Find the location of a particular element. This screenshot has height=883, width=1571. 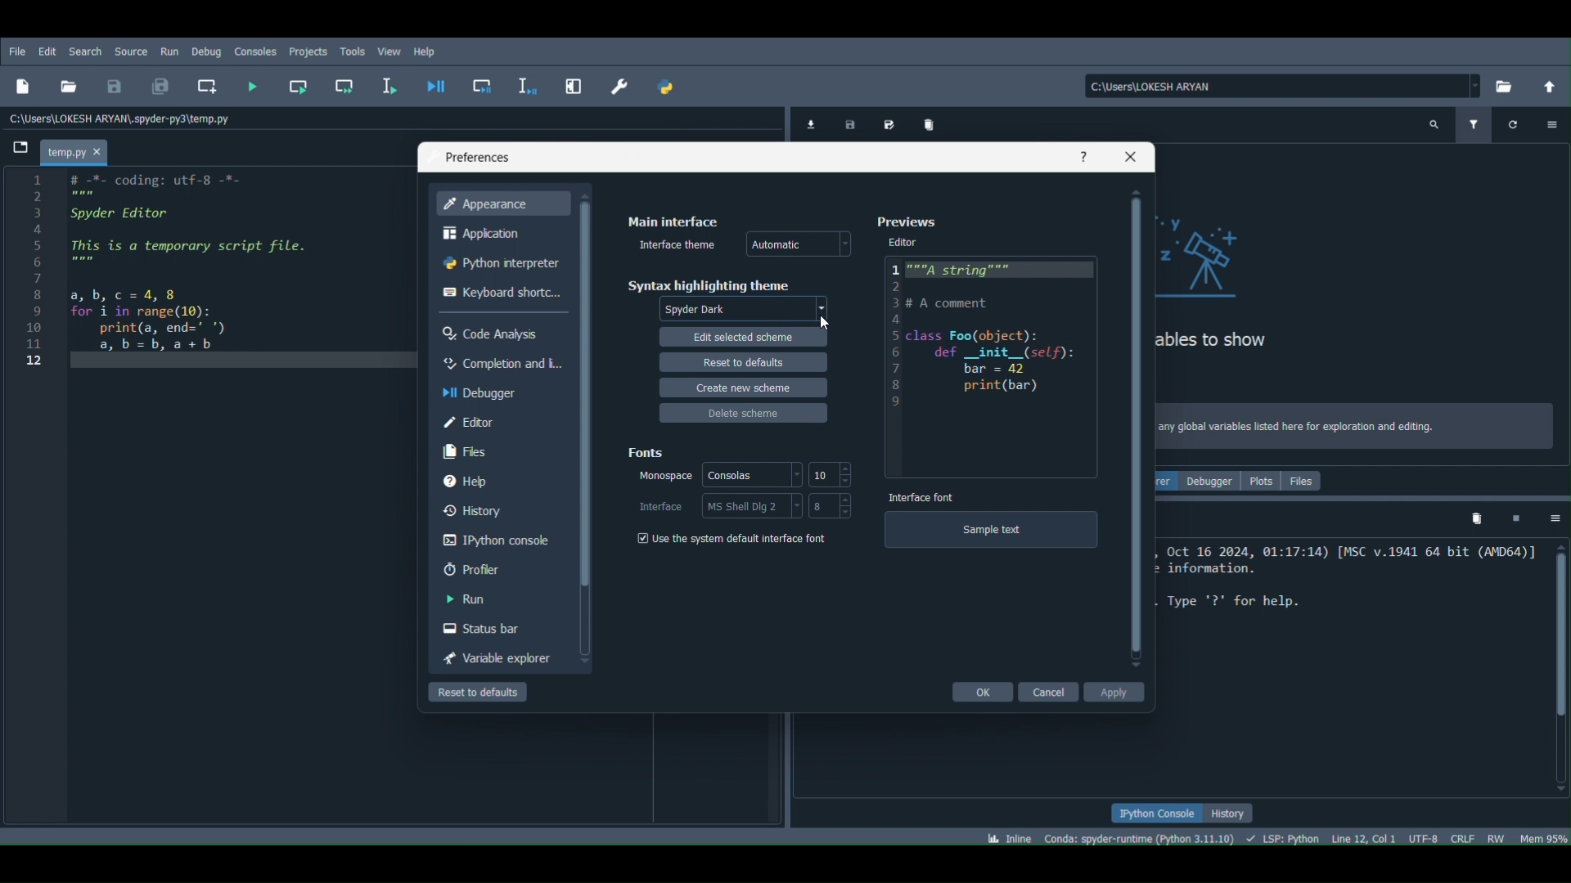

Debug file (Ctrl + F5) is located at coordinates (435, 87).